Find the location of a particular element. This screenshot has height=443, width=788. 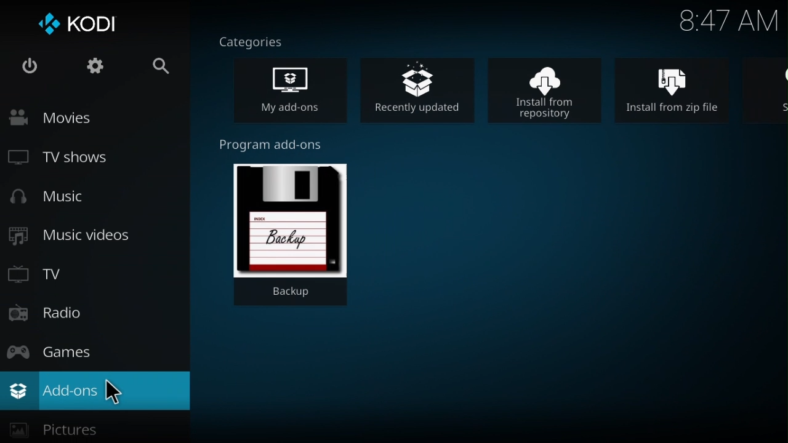

Radio  is located at coordinates (50, 315).